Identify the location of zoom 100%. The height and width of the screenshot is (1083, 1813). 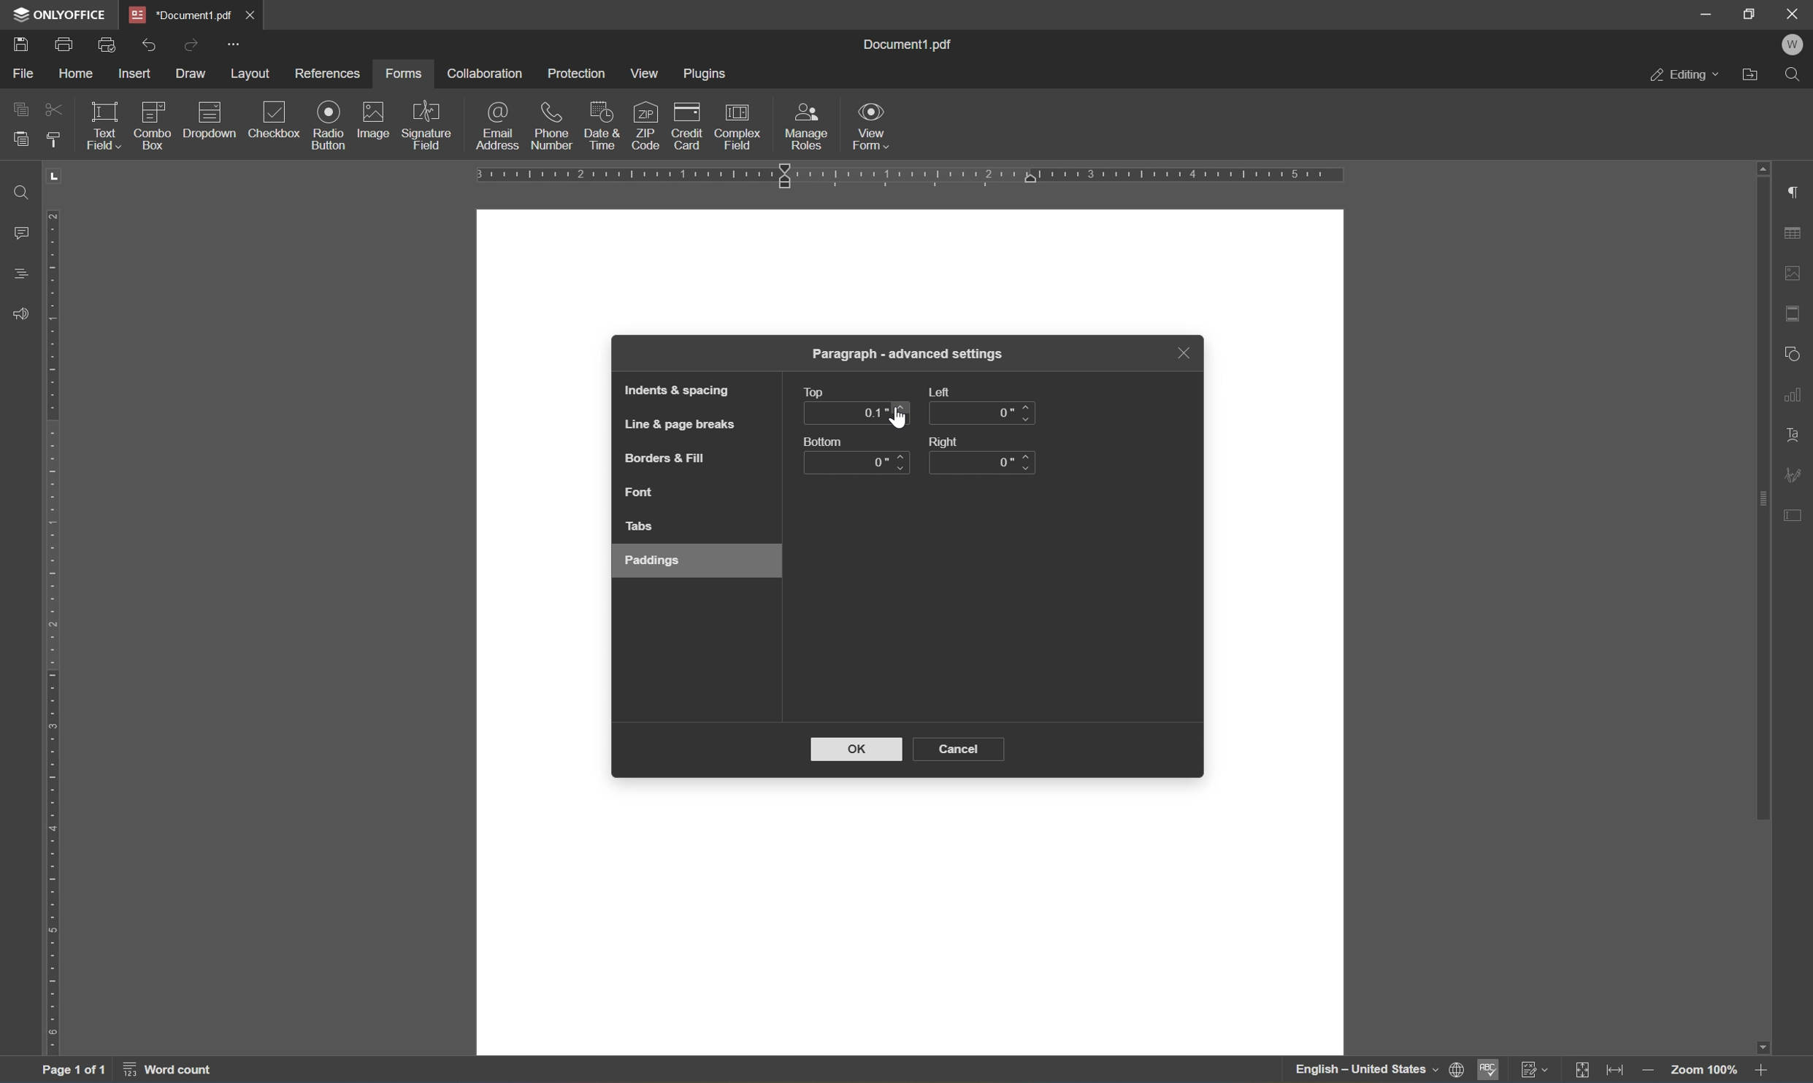
(1704, 1073).